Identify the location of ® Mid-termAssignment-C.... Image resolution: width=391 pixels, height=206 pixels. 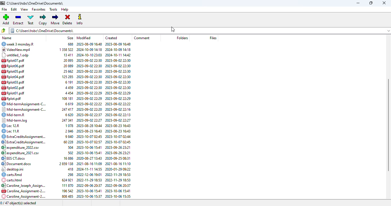
(25, 104).